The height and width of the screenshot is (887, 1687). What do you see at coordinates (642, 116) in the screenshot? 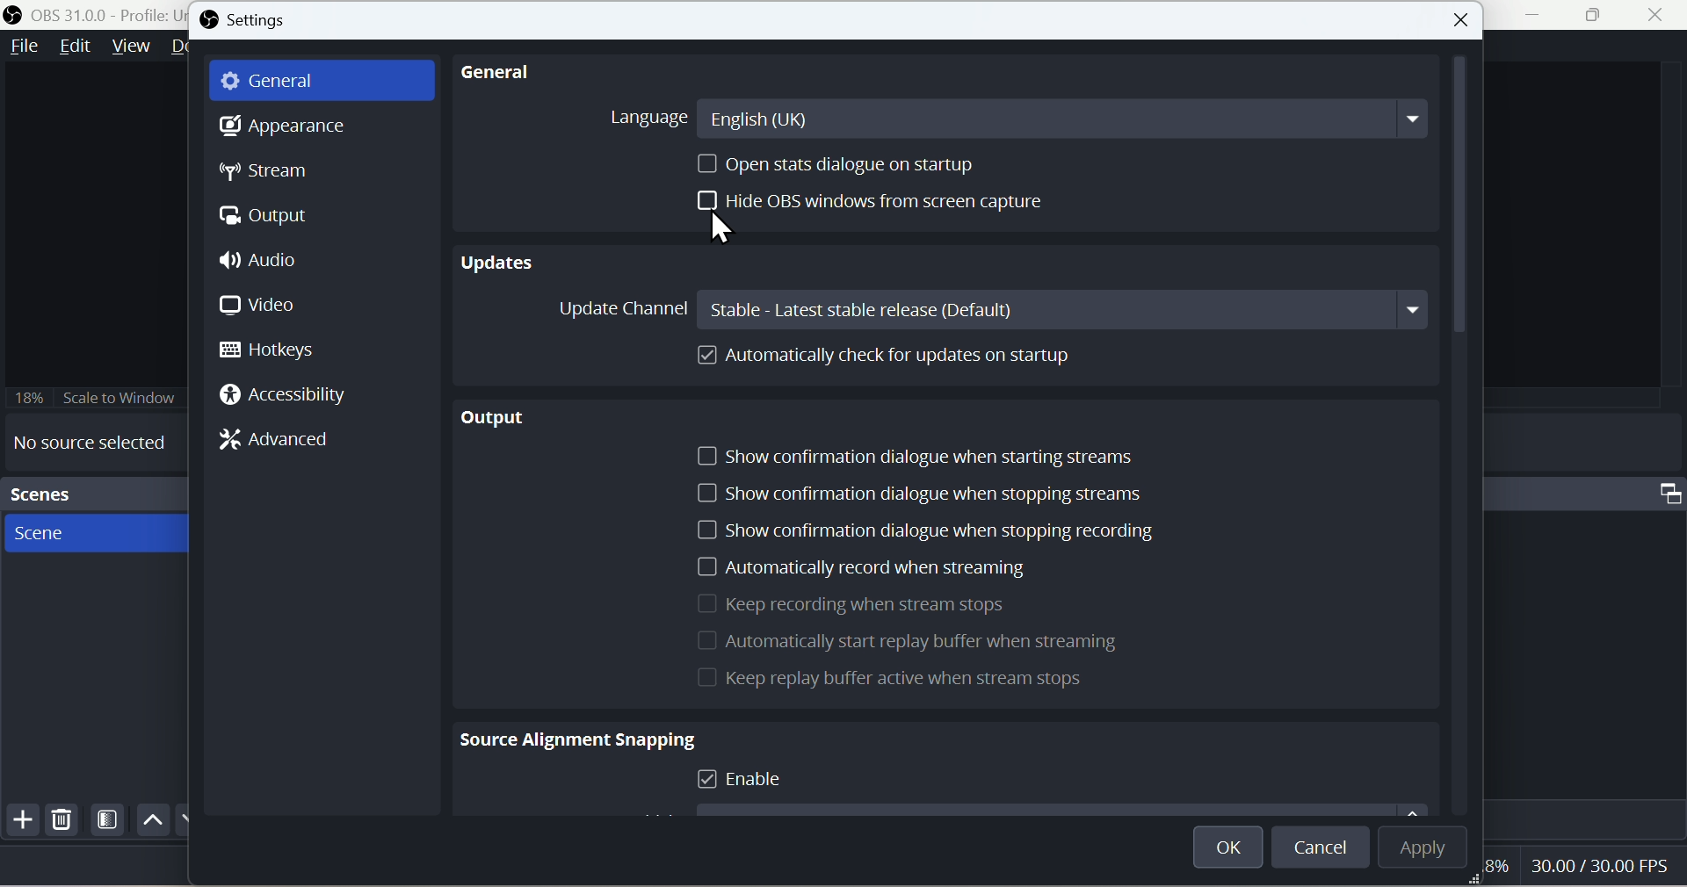
I see `Language` at bounding box center [642, 116].